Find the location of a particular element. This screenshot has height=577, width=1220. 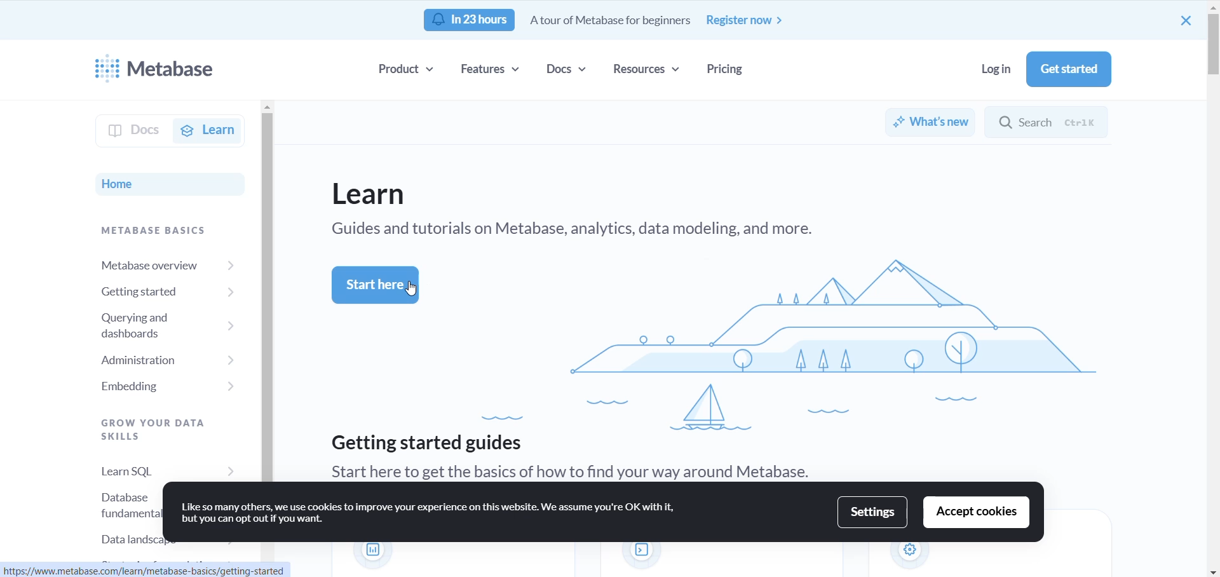

move up is located at coordinates (1211, 8).